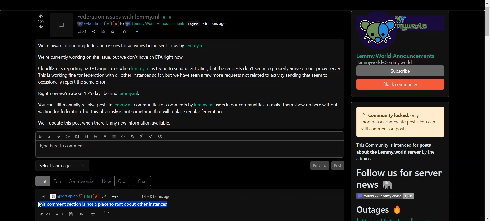  I want to click on Post, so click(338, 166).